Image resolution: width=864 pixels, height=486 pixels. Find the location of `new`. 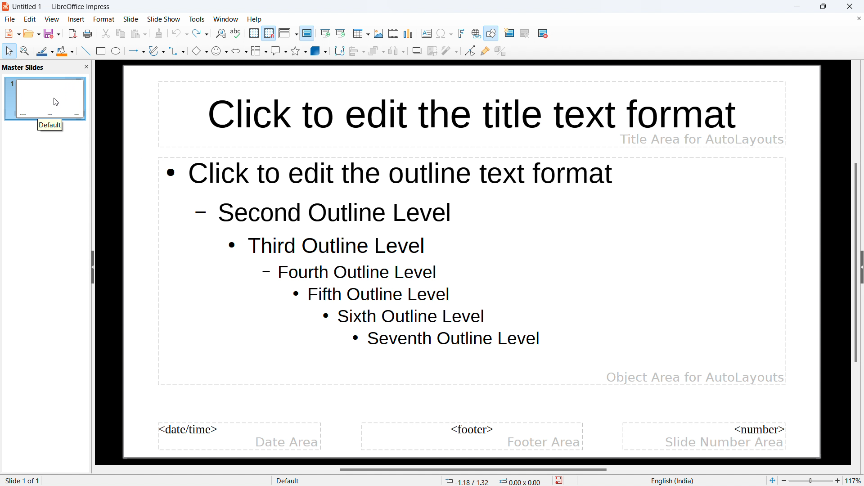

new is located at coordinates (13, 33).